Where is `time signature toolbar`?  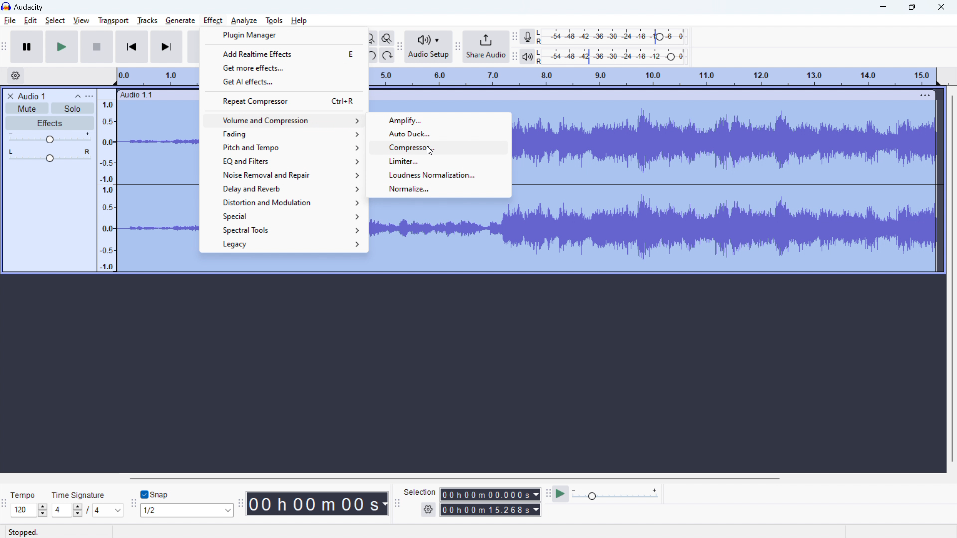 time signature toolbar is located at coordinates (5, 505).